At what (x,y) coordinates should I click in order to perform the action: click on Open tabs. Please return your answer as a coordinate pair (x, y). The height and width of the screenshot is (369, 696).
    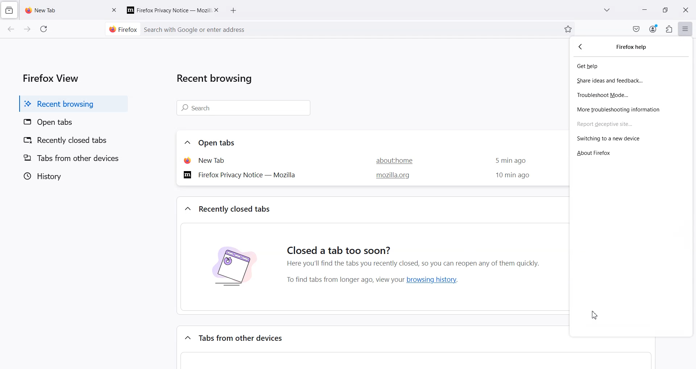
    Looking at the image, I should click on (71, 123).